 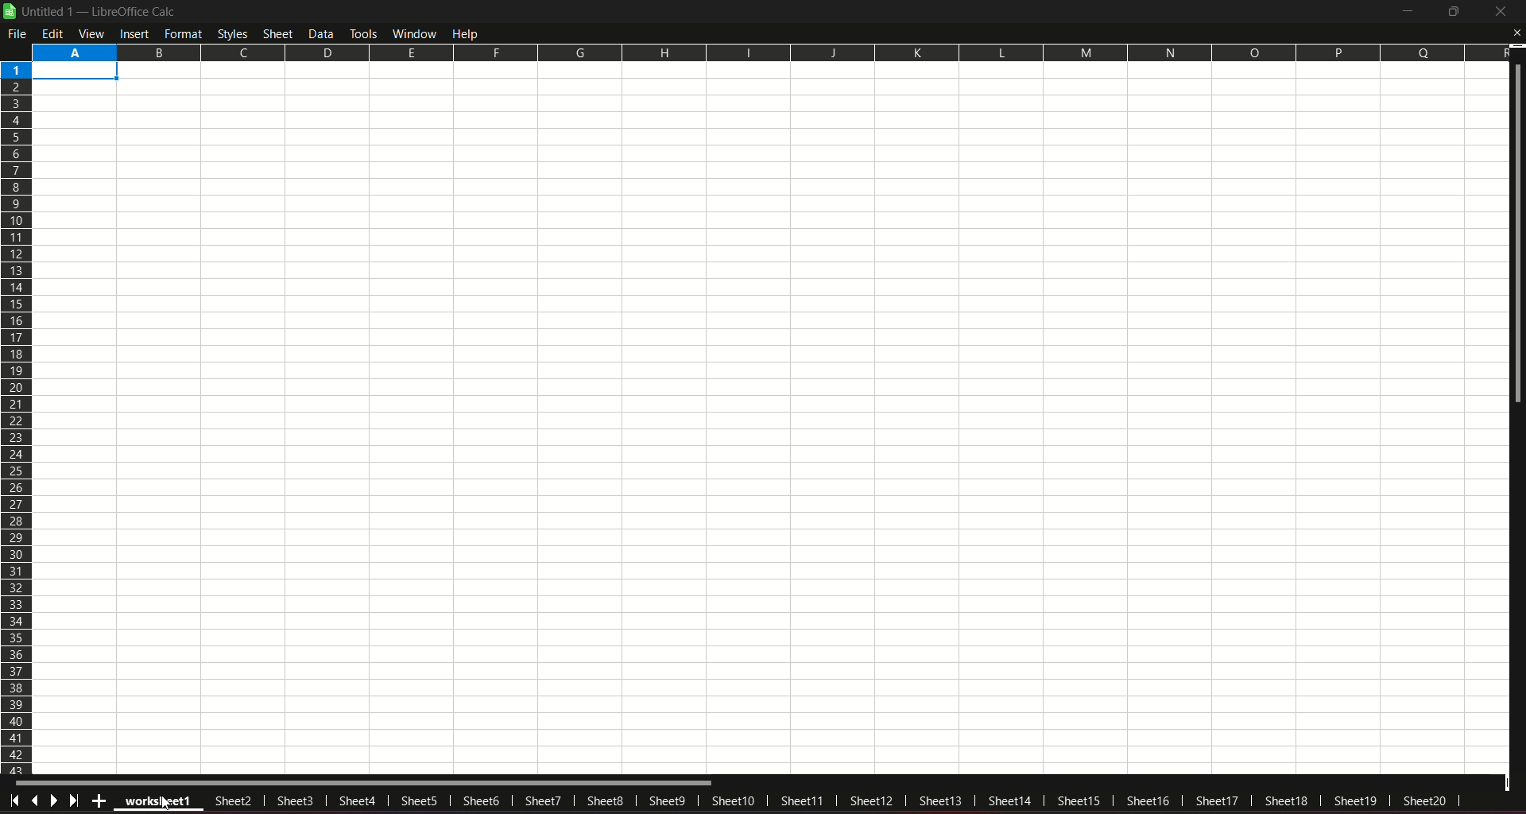 What do you see at coordinates (362, 32) in the screenshot?
I see `Tools` at bounding box center [362, 32].